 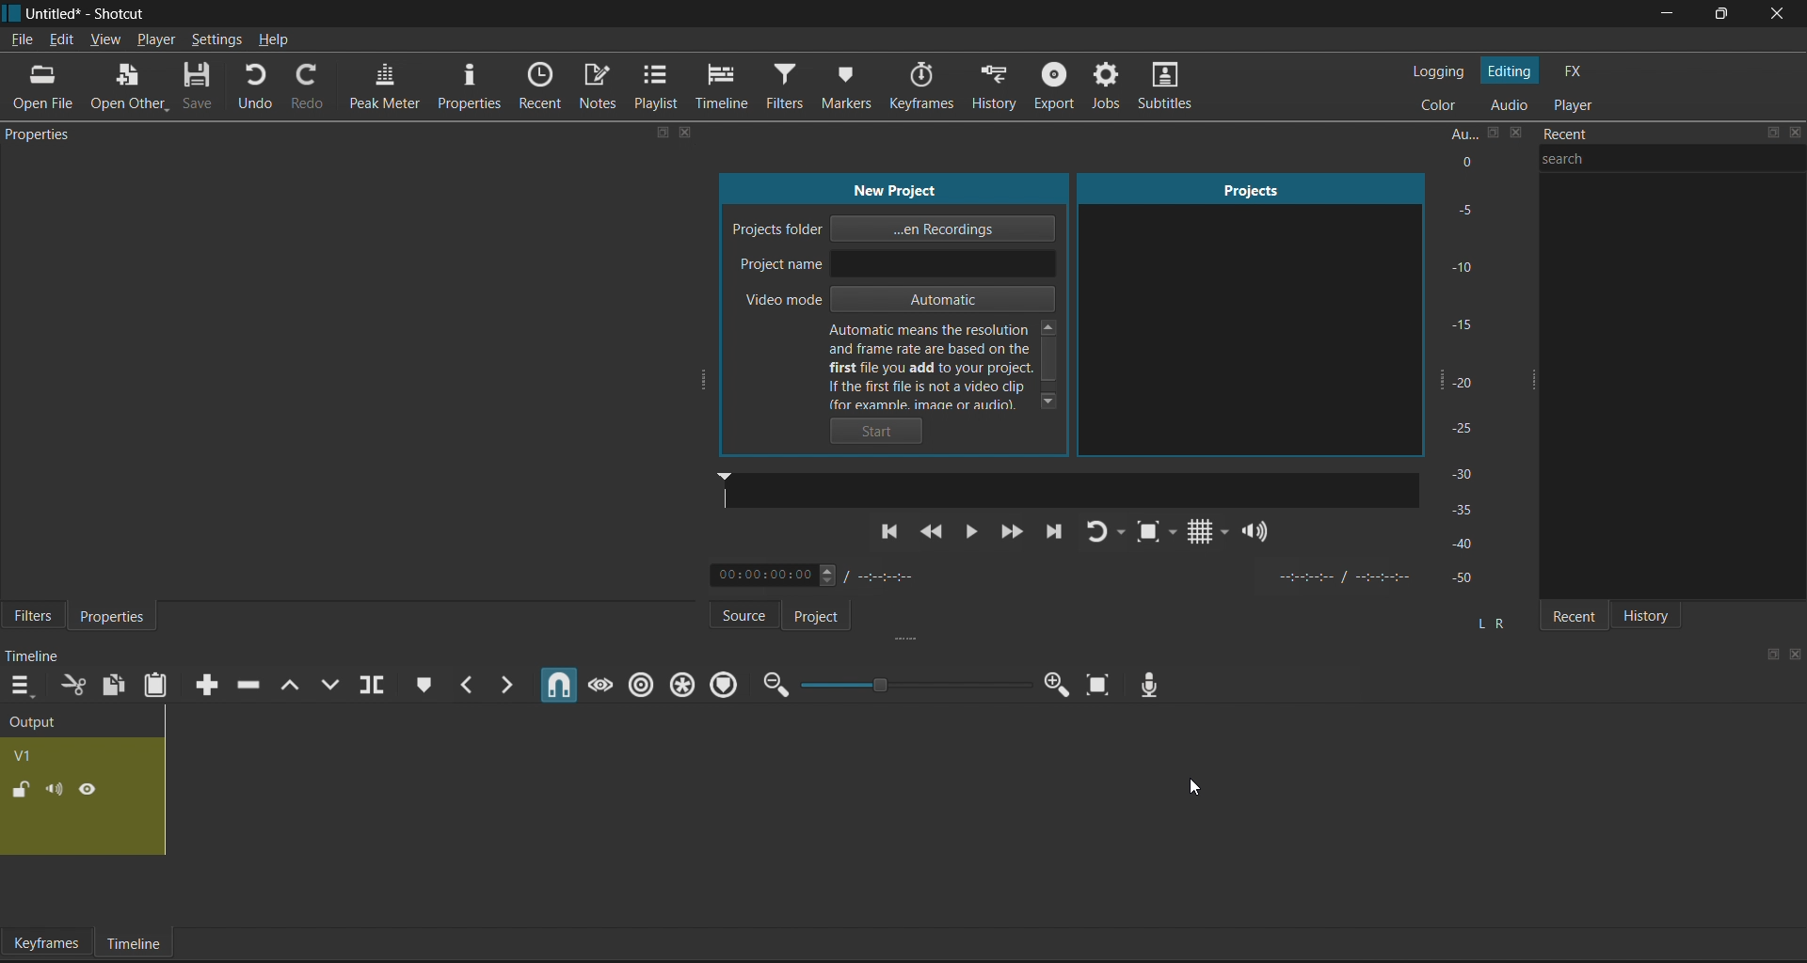 I want to click on Color, so click(x=1443, y=103).